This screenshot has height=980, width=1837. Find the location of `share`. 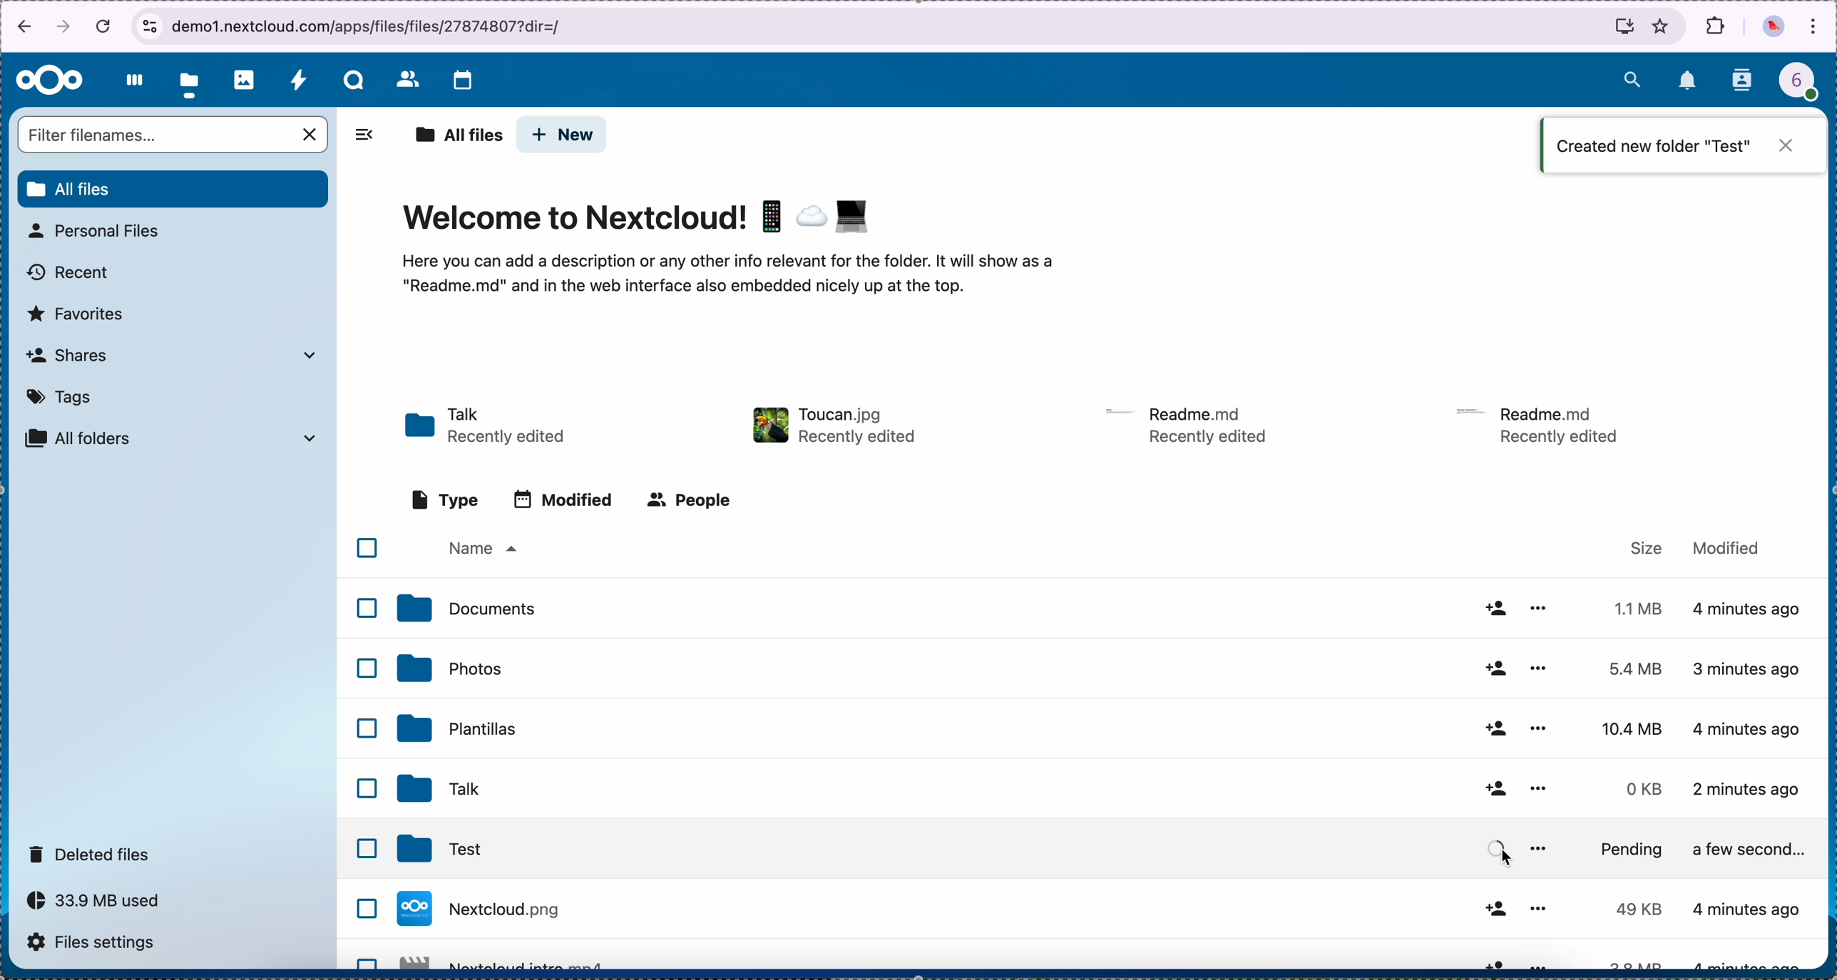

share is located at coordinates (1493, 909).